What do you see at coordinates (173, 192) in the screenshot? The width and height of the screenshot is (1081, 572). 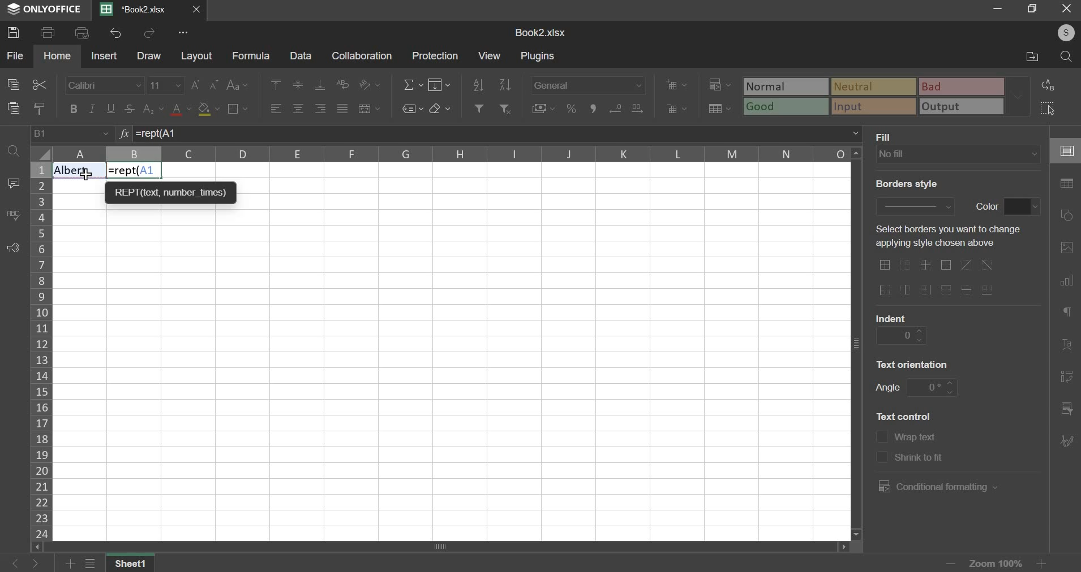 I see `REPT(text, number_times)` at bounding box center [173, 192].